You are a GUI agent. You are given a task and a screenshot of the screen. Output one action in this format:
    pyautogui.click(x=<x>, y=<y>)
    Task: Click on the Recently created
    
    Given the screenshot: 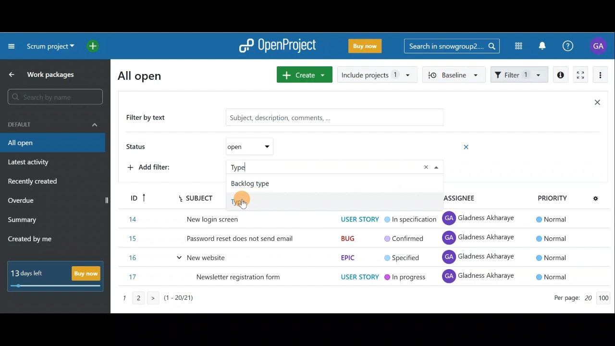 What is the action you would take?
    pyautogui.click(x=34, y=183)
    